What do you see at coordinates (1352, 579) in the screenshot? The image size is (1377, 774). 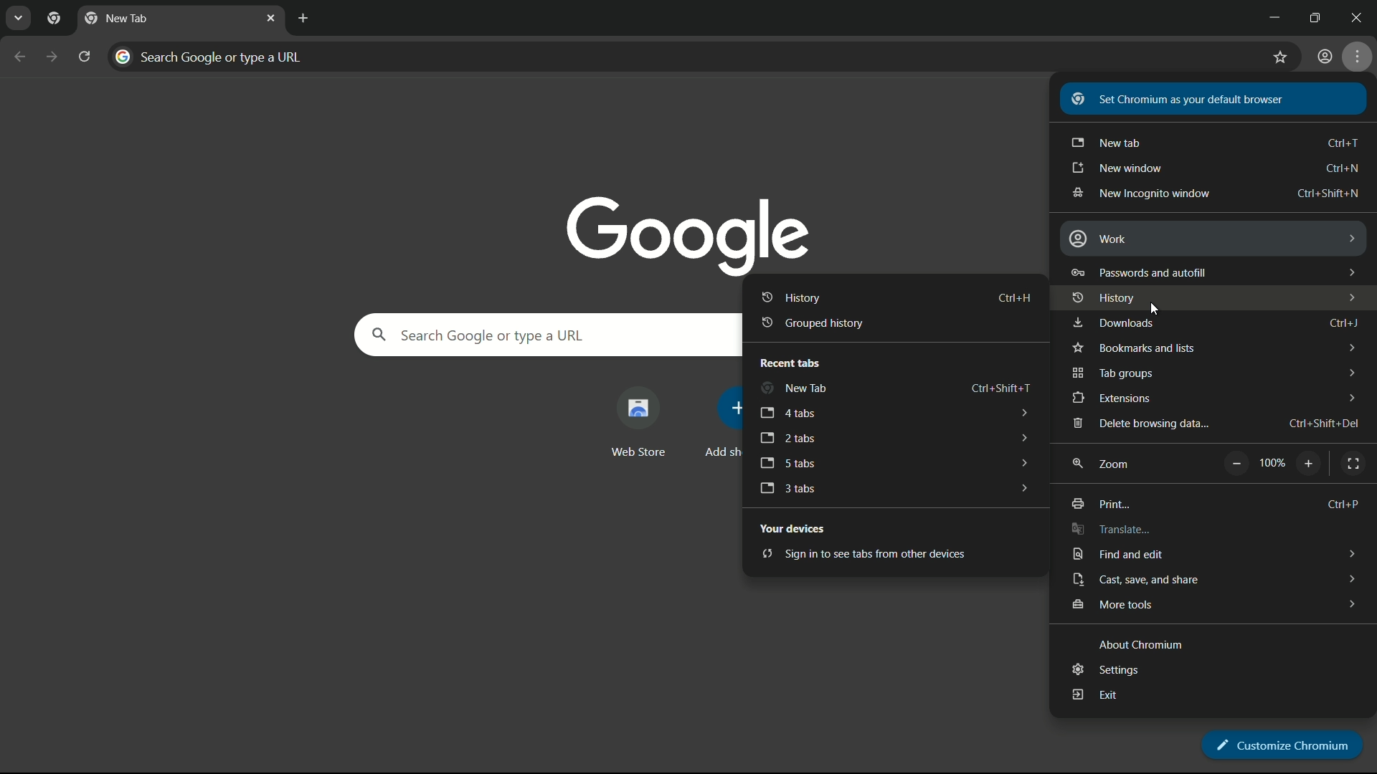 I see `dropdown arrows` at bounding box center [1352, 579].